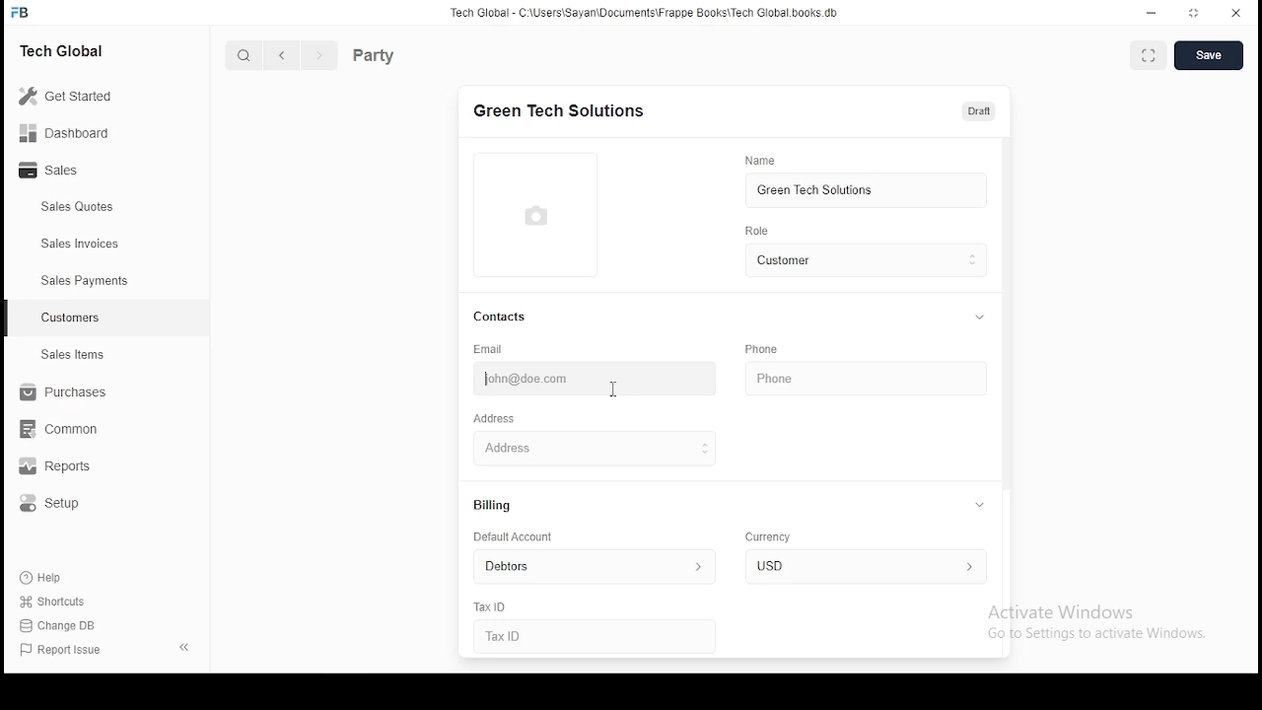 This screenshot has width=1262, height=710. Describe the element at coordinates (245, 54) in the screenshot. I see `search` at that location.